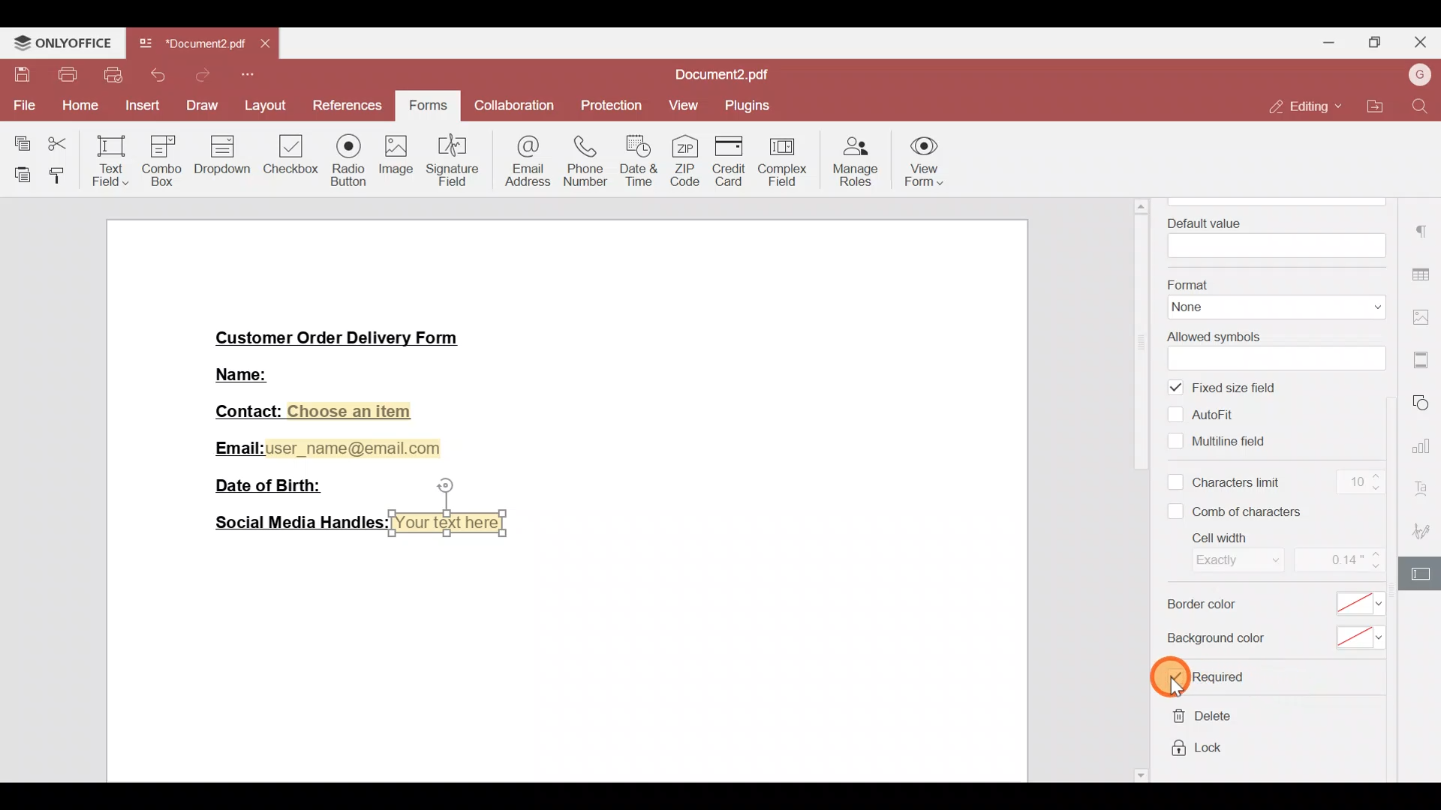 This screenshot has height=810, width=1441. What do you see at coordinates (1398, 493) in the screenshot?
I see `Scroll bar` at bounding box center [1398, 493].